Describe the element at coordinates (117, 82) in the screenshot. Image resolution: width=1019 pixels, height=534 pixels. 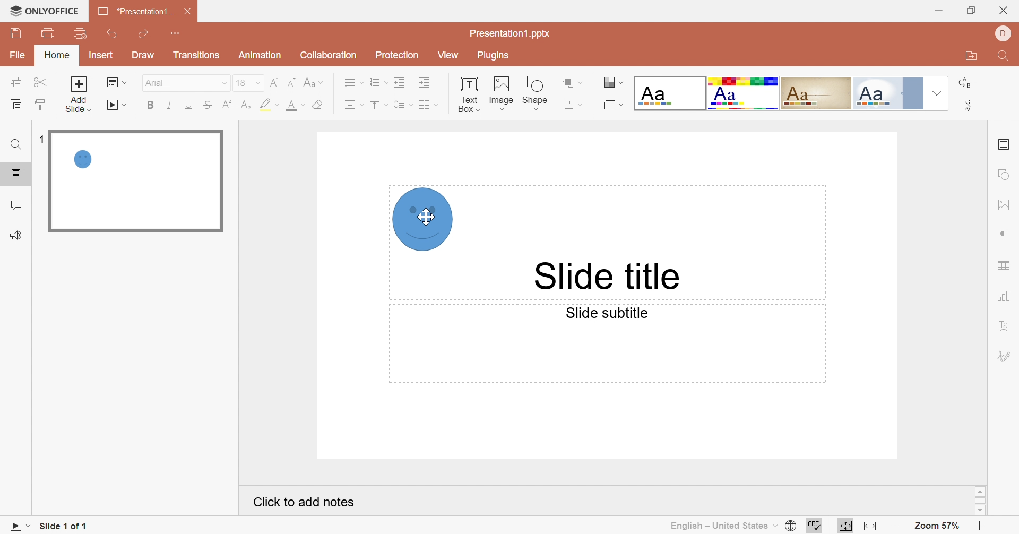
I see `Change slide layout` at that location.